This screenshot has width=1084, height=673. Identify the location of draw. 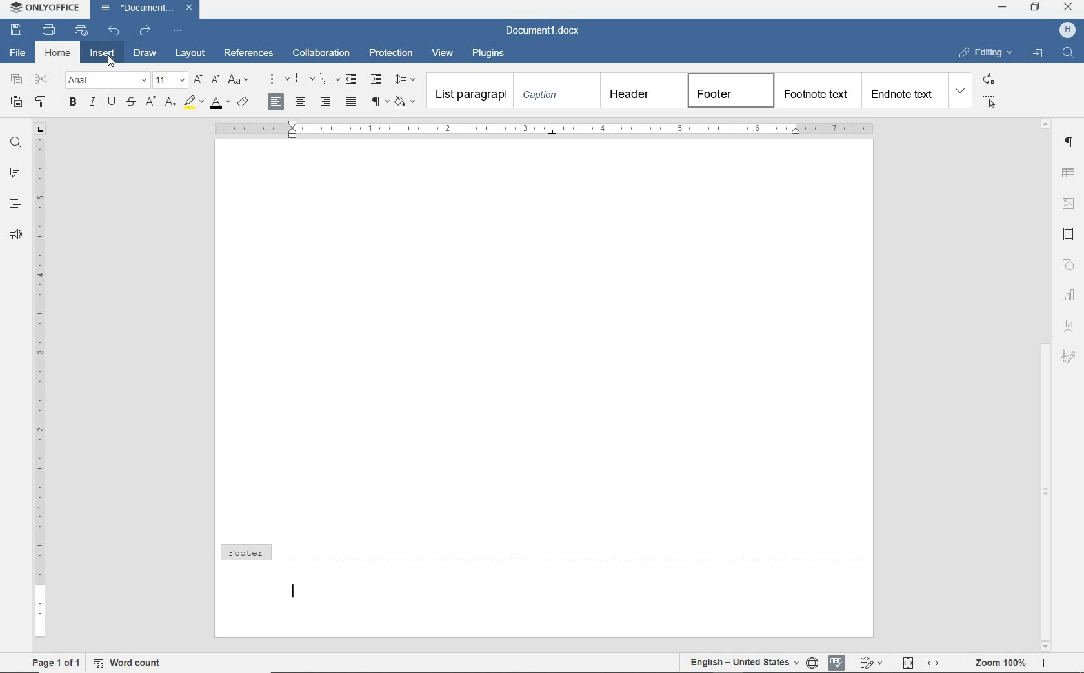
(145, 54).